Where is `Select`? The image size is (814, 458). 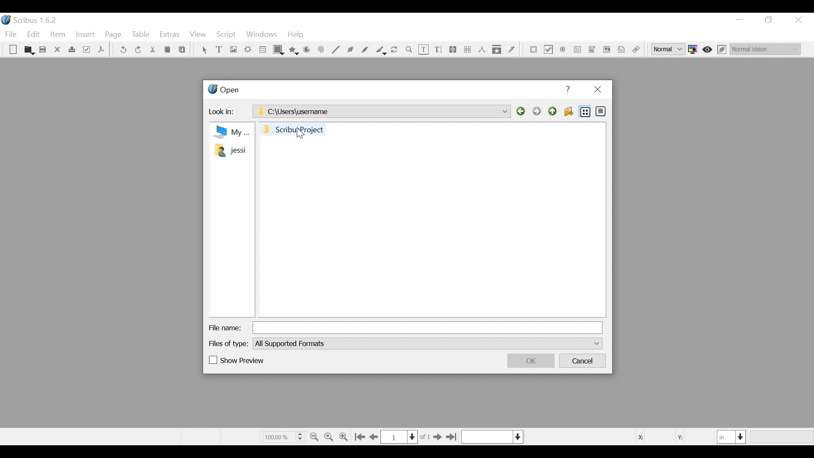 Select is located at coordinates (204, 50).